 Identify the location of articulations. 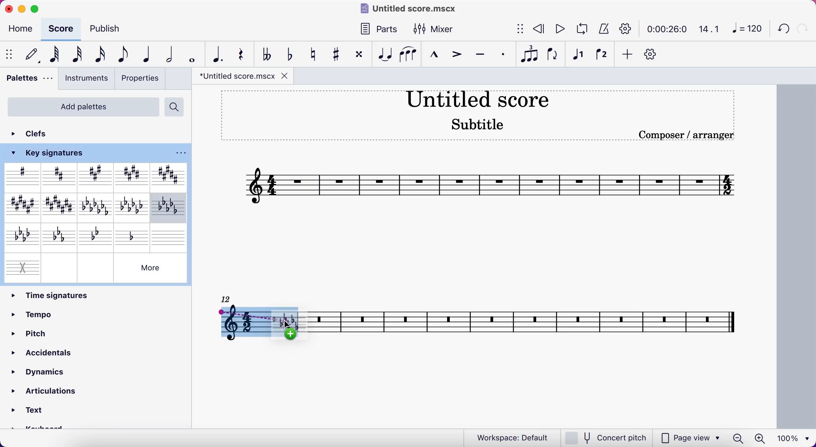
(45, 393).